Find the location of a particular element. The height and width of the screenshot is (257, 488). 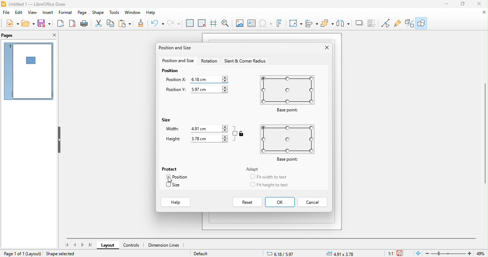

tools is located at coordinates (115, 13).